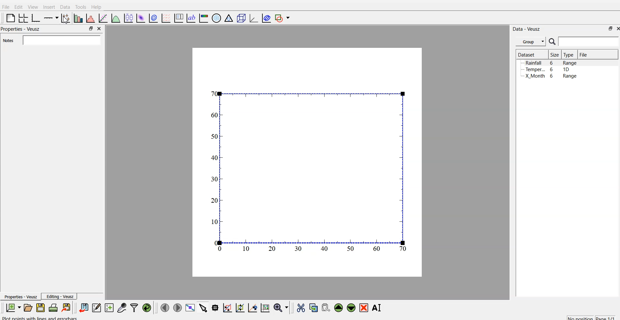 This screenshot has height=320, width=620. What do you see at coordinates (134, 307) in the screenshot?
I see `filter data` at bounding box center [134, 307].